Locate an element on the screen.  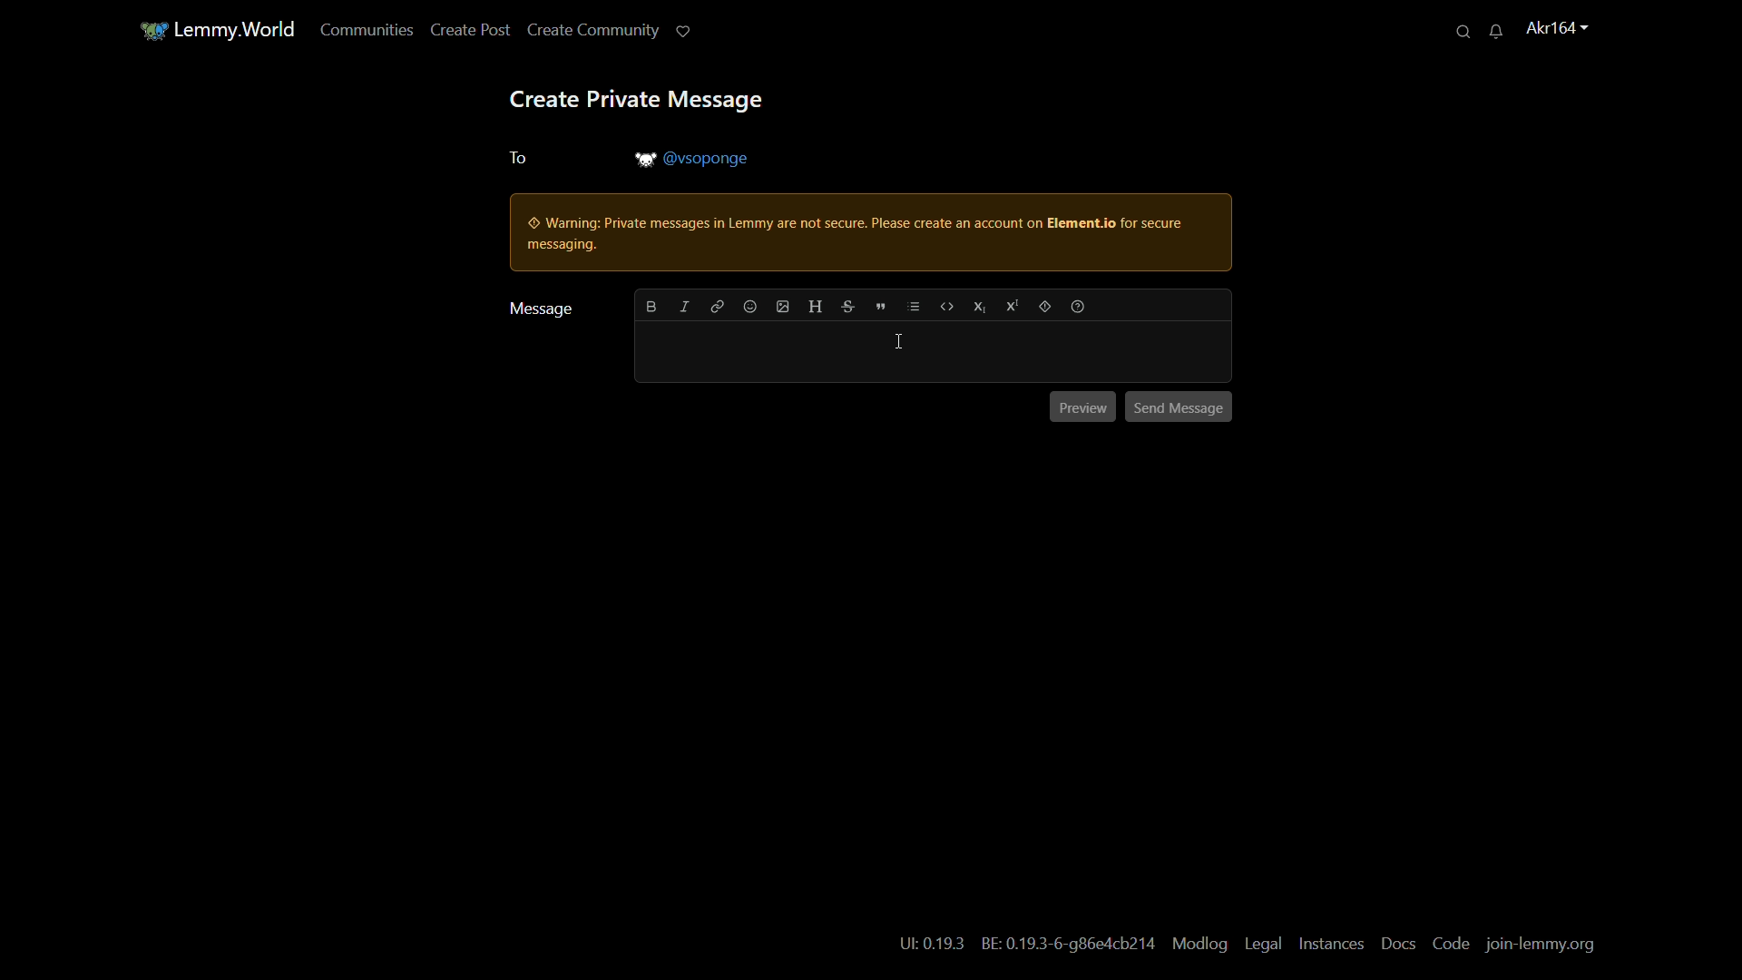
bold is located at coordinates (651, 308).